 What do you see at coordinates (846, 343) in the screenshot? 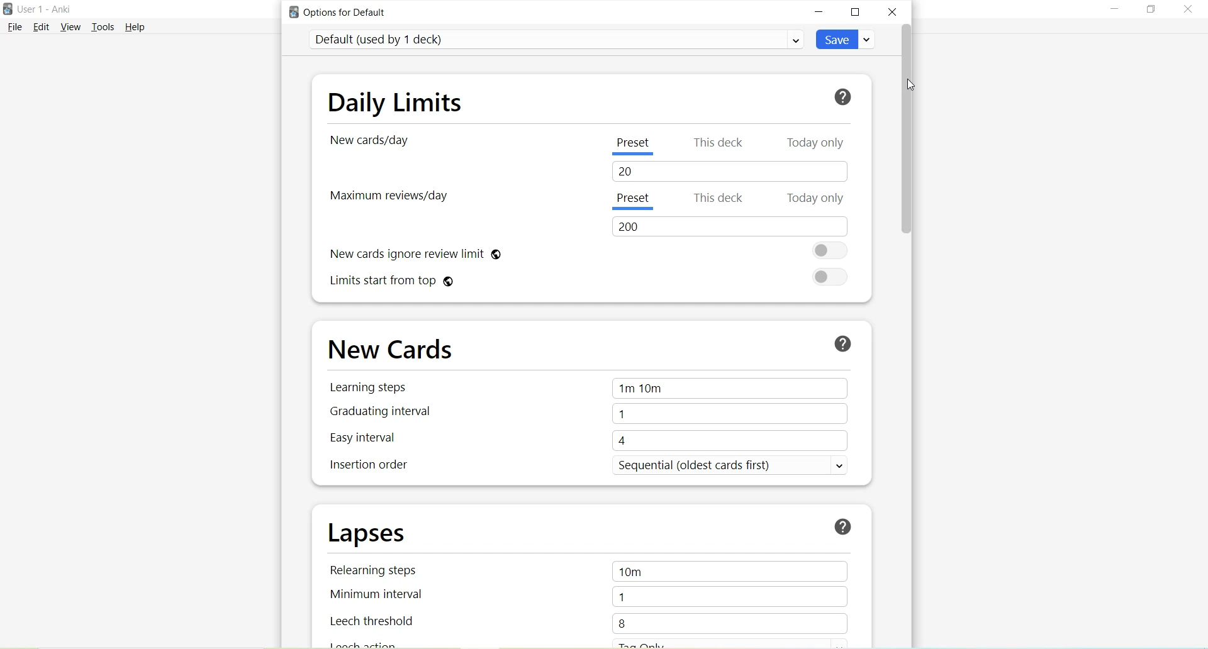
I see `What's this?` at bounding box center [846, 343].